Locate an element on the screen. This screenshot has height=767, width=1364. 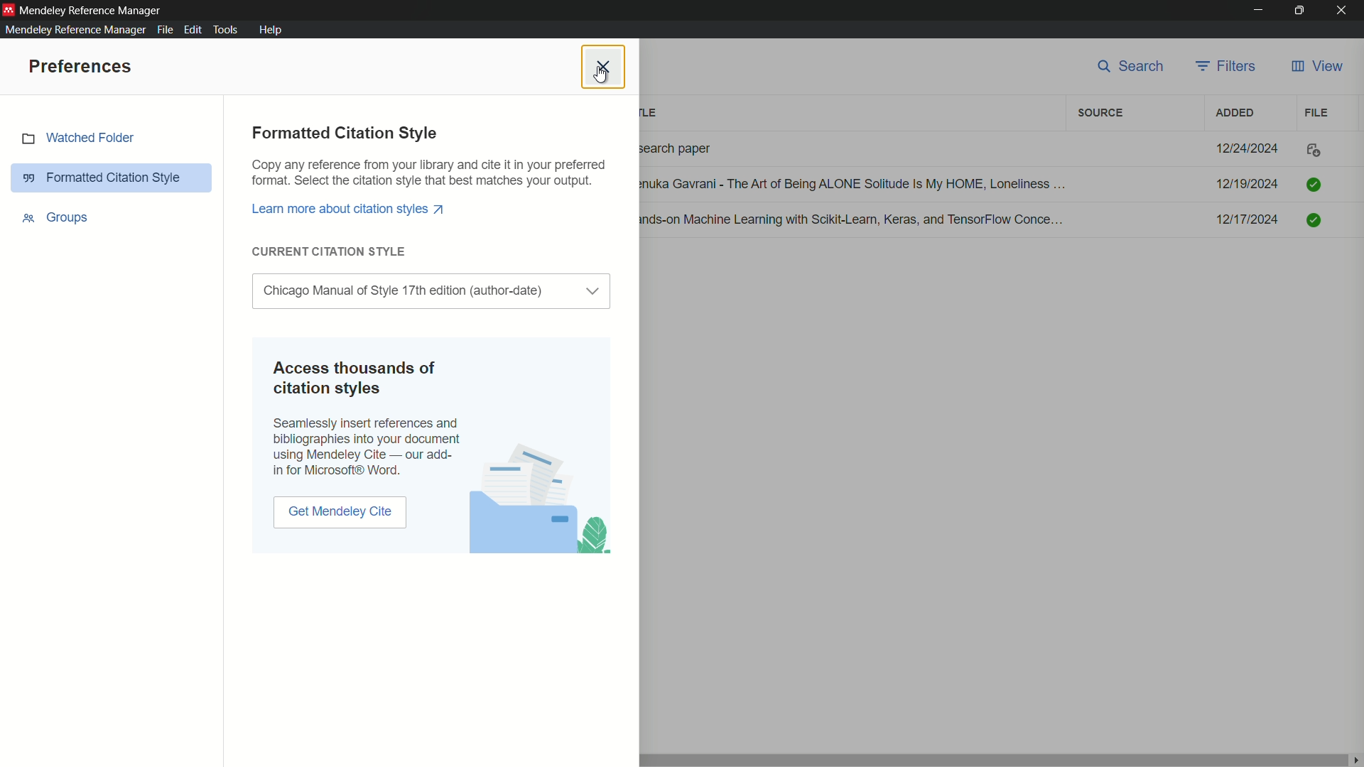
text about access citations is located at coordinates (367, 417).